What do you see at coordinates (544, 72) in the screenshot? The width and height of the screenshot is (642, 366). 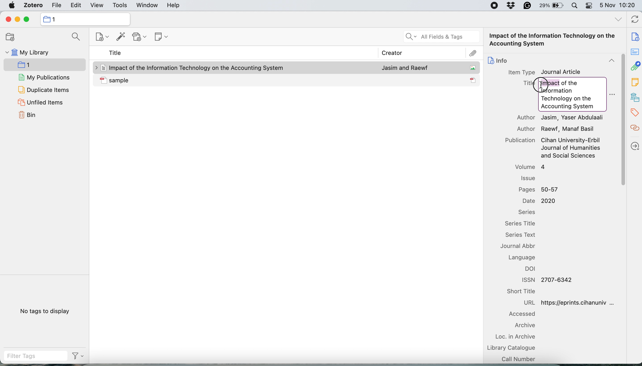 I see `Item Type Journal Article` at bounding box center [544, 72].